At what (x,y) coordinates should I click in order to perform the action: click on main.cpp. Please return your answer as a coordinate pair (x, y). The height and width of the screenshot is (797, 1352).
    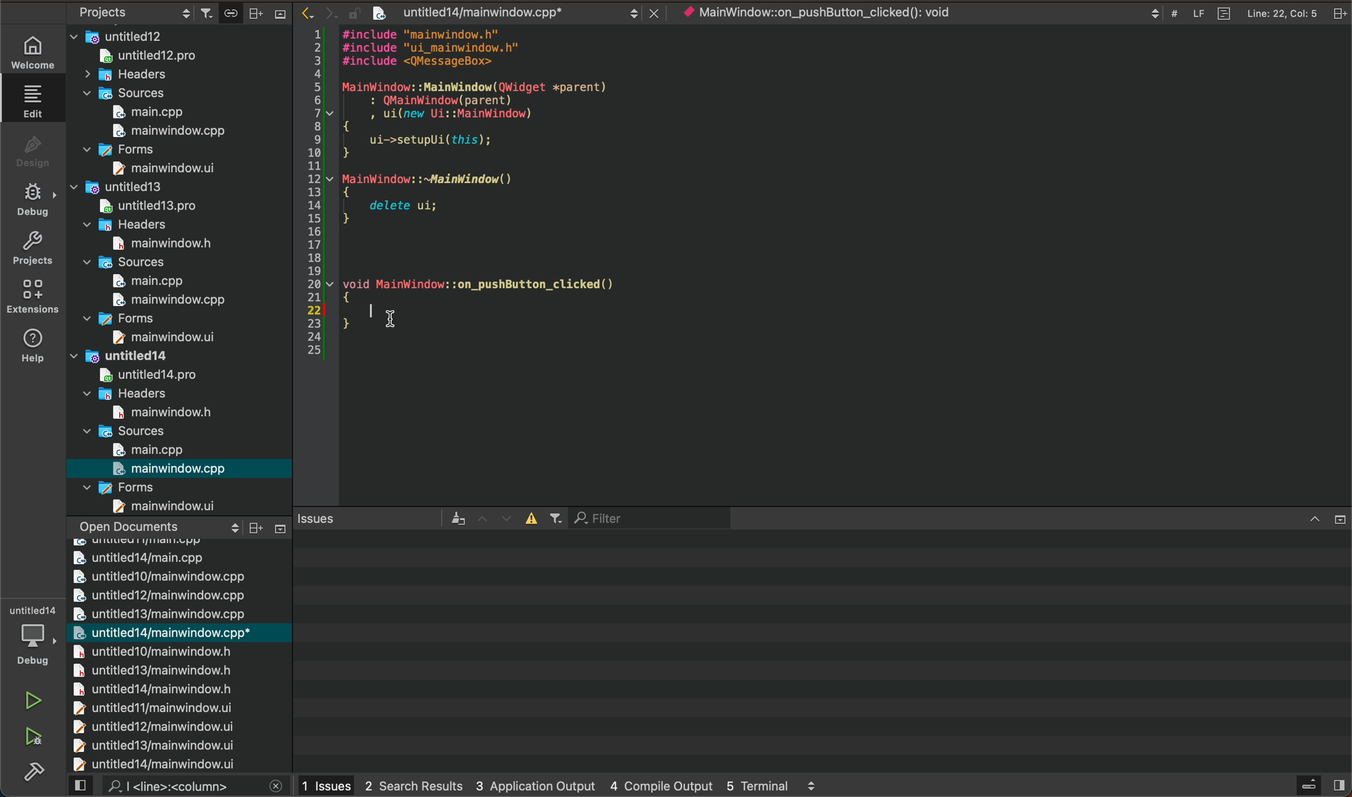
    Looking at the image, I should click on (151, 450).